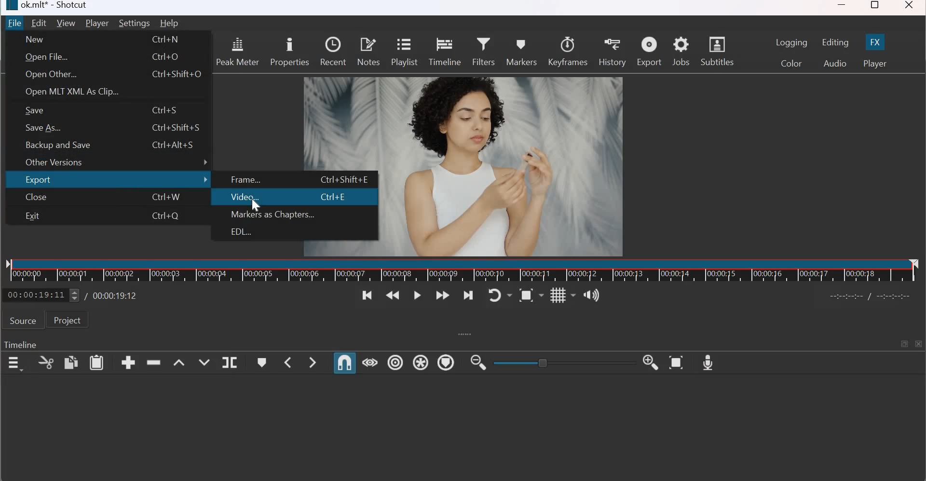  I want to click on Peak meter, so click(237, 51).